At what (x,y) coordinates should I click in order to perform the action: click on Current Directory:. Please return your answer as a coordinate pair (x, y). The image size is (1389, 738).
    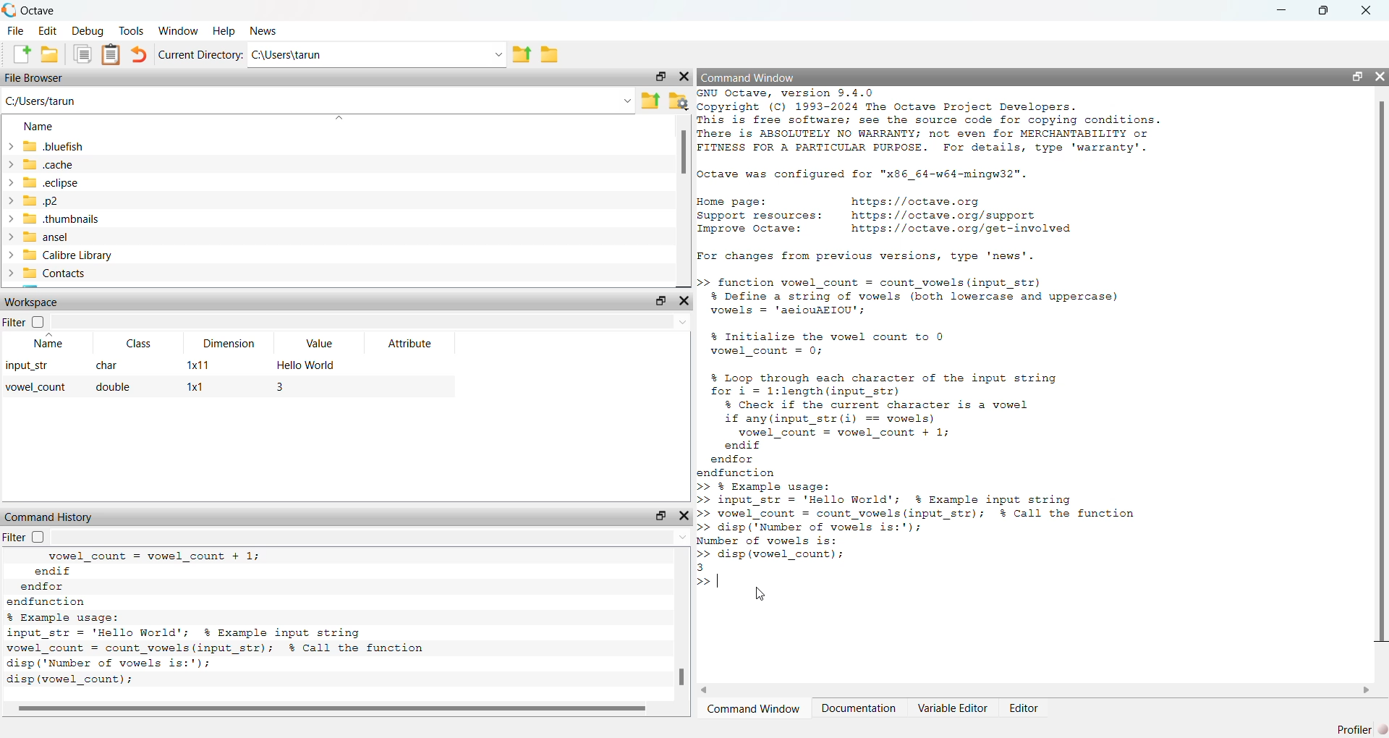
    Looking at the image, I should click on (201, 54).